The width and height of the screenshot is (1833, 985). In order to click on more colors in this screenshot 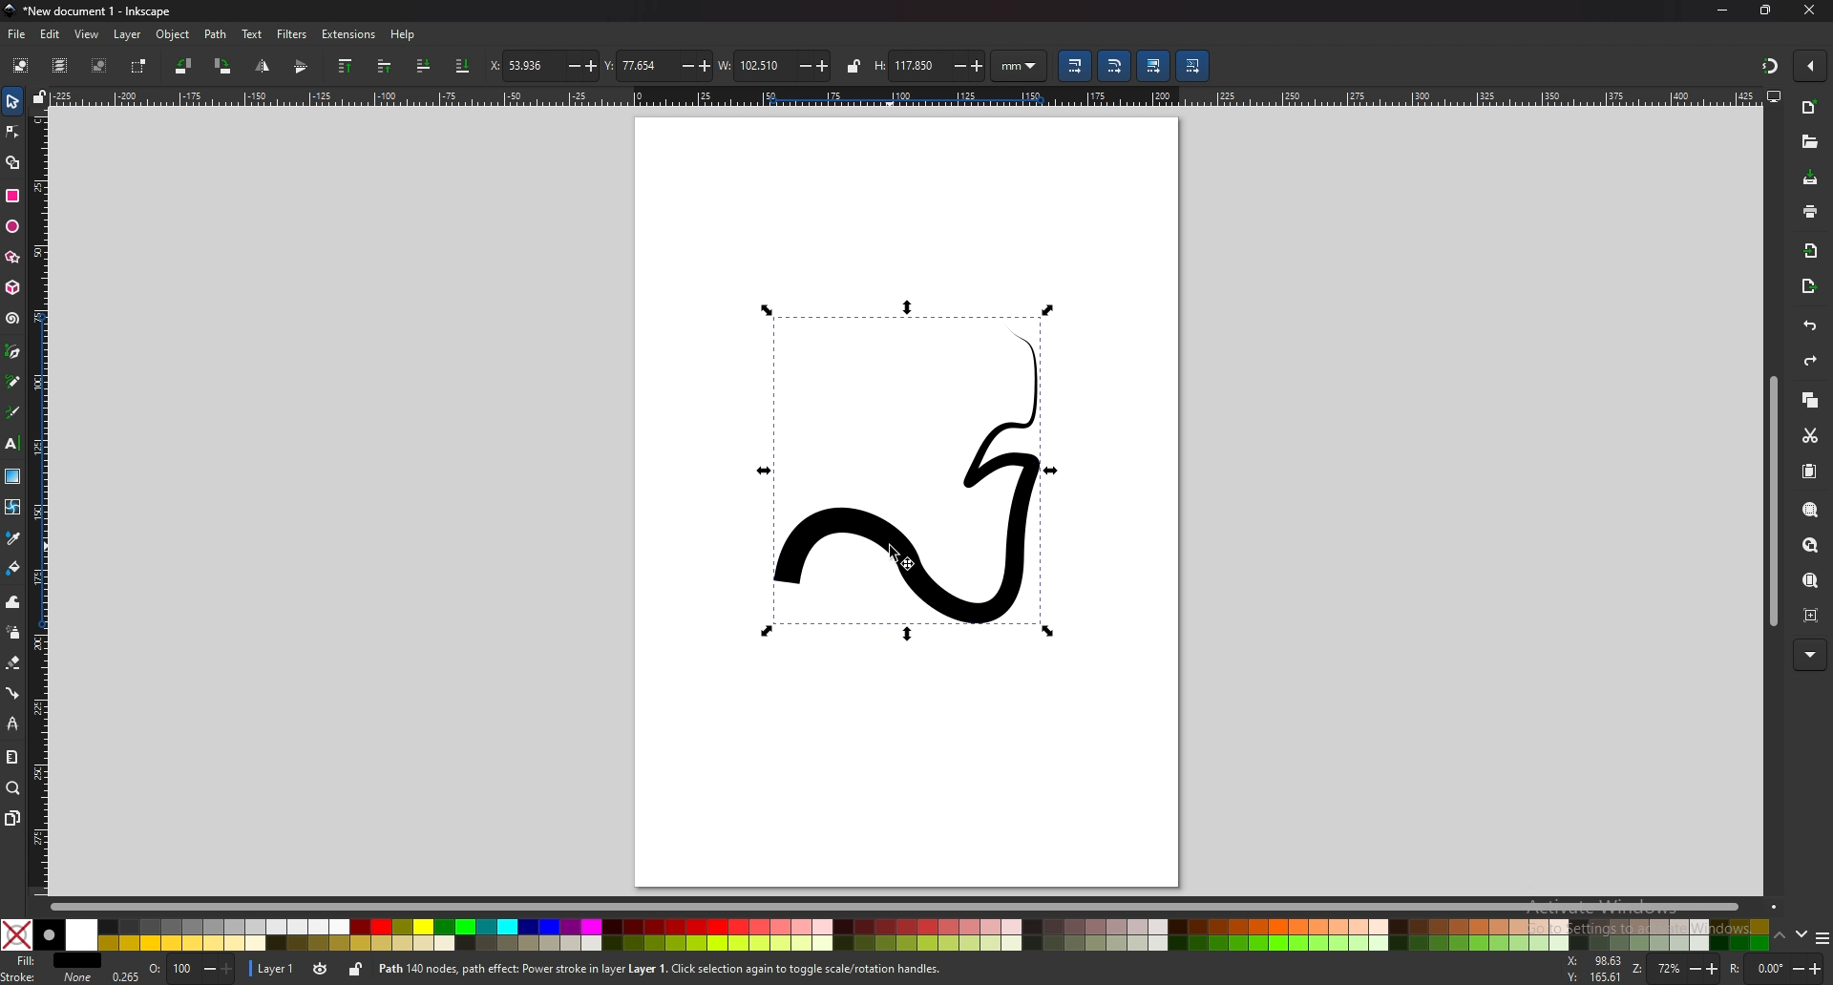, I will do `click(1822, 937)`.